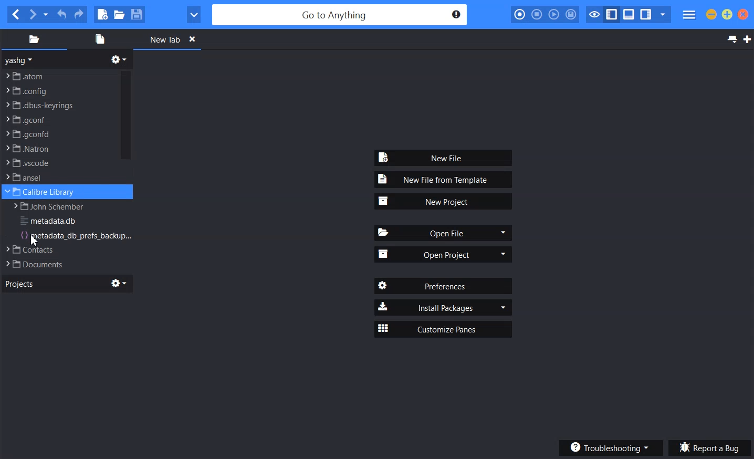  What do you see at coordinates (192, 38) in the screenshot?
I see `Close` at bounding box center [192, 38].